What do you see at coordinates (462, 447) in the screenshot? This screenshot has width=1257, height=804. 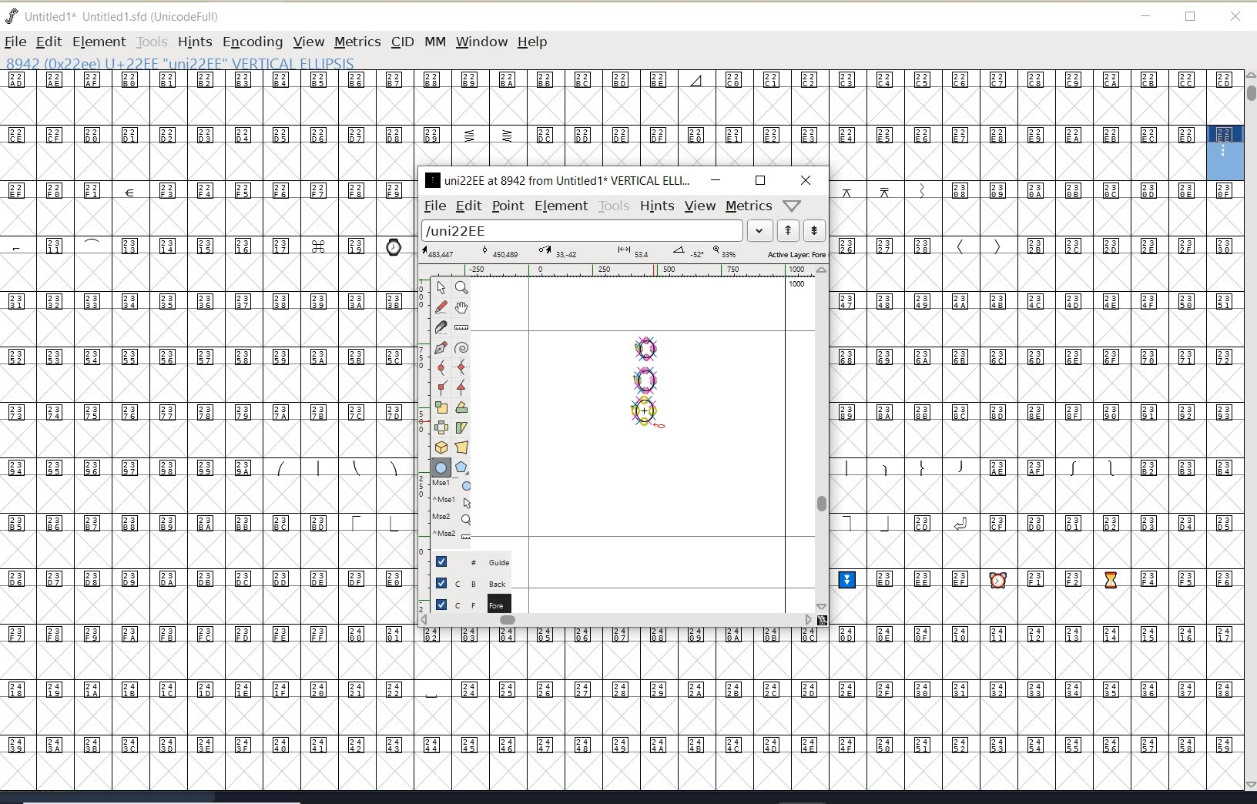 I see `perform a perspective transformation on the selection` at bounding box center [462, 447].